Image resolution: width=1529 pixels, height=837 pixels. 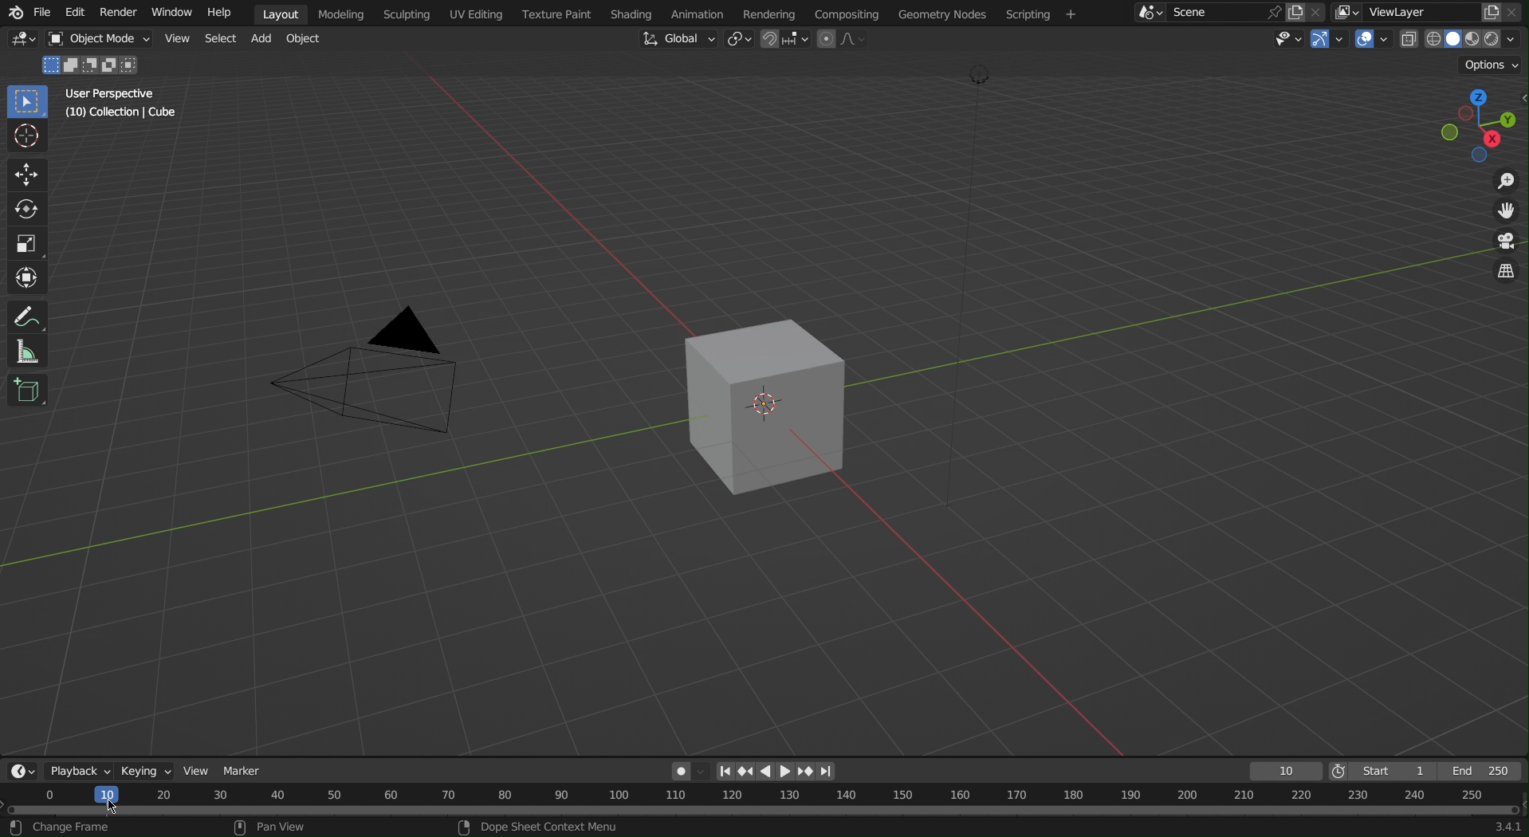 What do you see at coordinates (24, 316) in the screenshot?
I see `Annotate` at bounding box center [24, 316].